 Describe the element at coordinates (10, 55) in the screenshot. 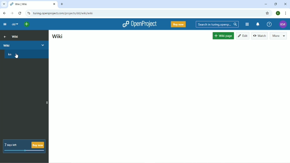

I see `kn` at that location.